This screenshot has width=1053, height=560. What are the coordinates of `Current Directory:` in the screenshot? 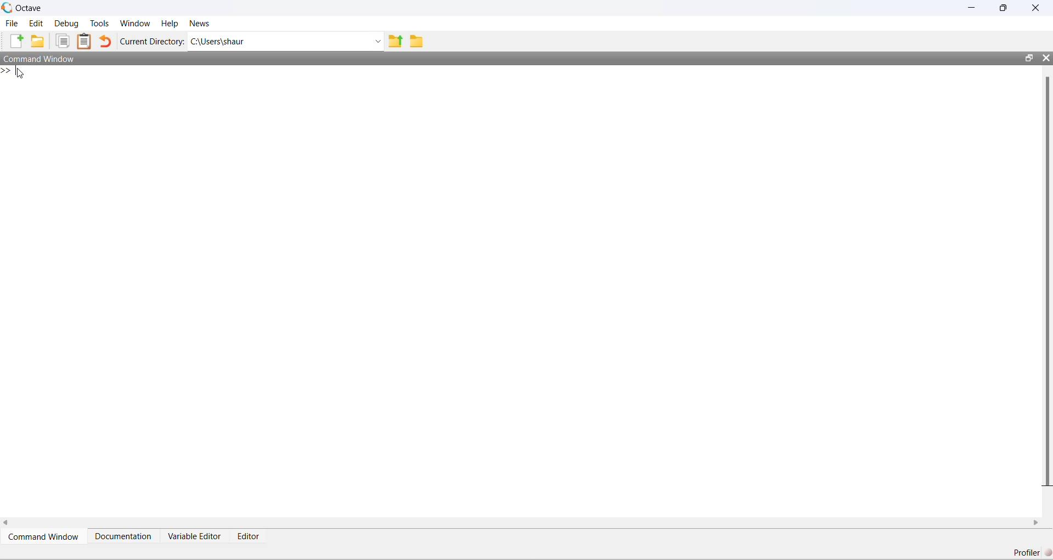 It's located at (152, 42).